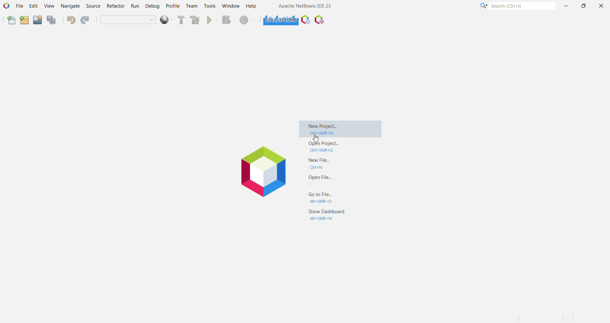  What do you see at coordinates (251, 6) in the screenshot?
I see `Help` at bounding box center [251, 6].